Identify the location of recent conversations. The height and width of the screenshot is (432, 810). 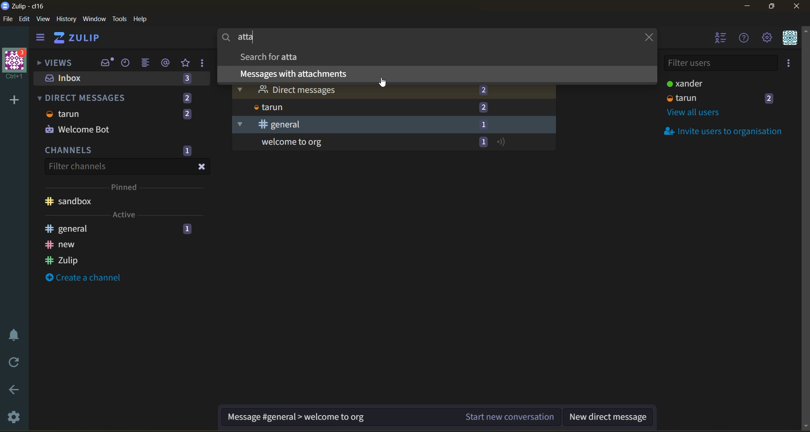
(126, 63).